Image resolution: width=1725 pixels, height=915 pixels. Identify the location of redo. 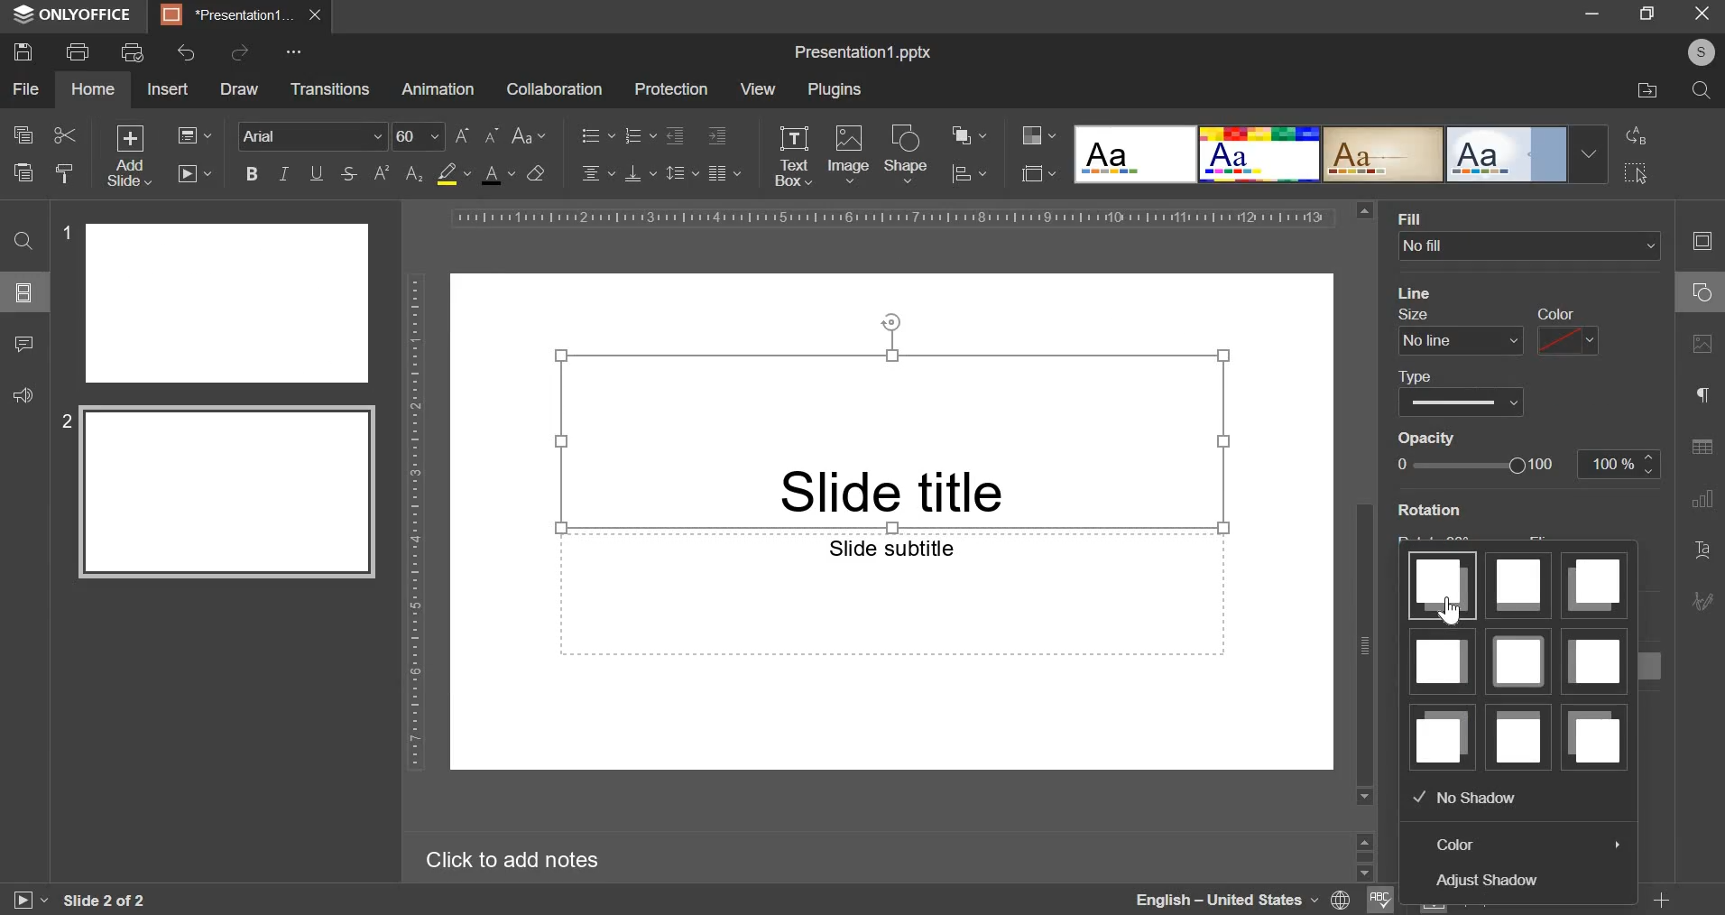
(238, 51).